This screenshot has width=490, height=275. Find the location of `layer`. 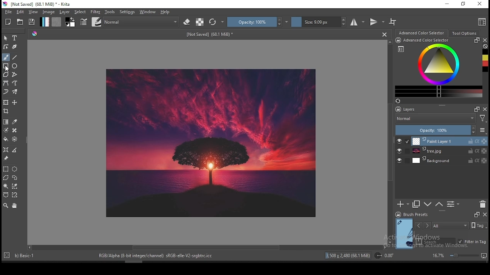

layer is located at coordinates (450, 161).